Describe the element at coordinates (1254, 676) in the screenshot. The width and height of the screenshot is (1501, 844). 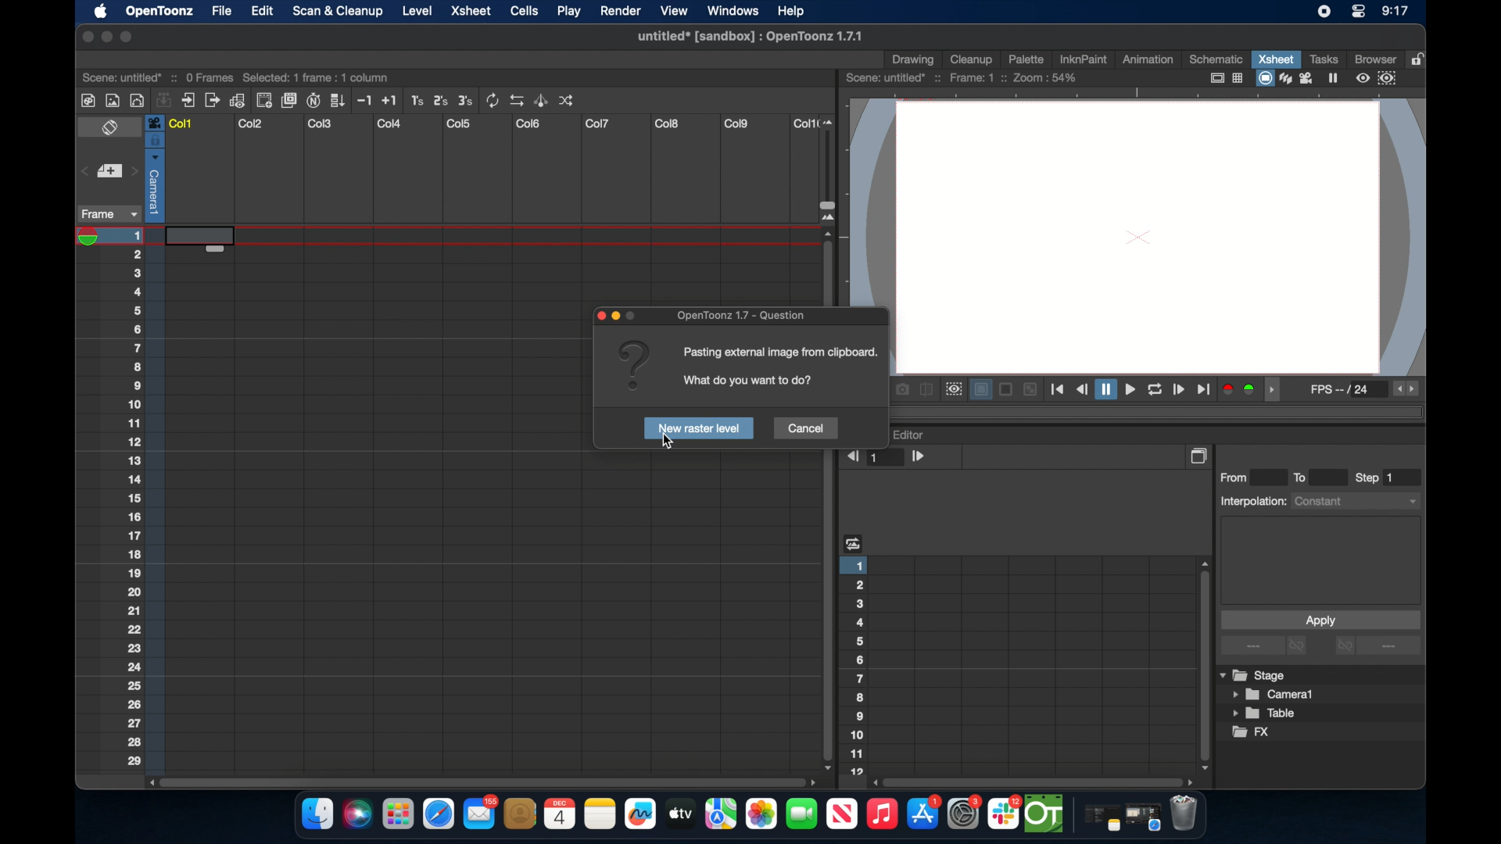
I see `stage` at that location.